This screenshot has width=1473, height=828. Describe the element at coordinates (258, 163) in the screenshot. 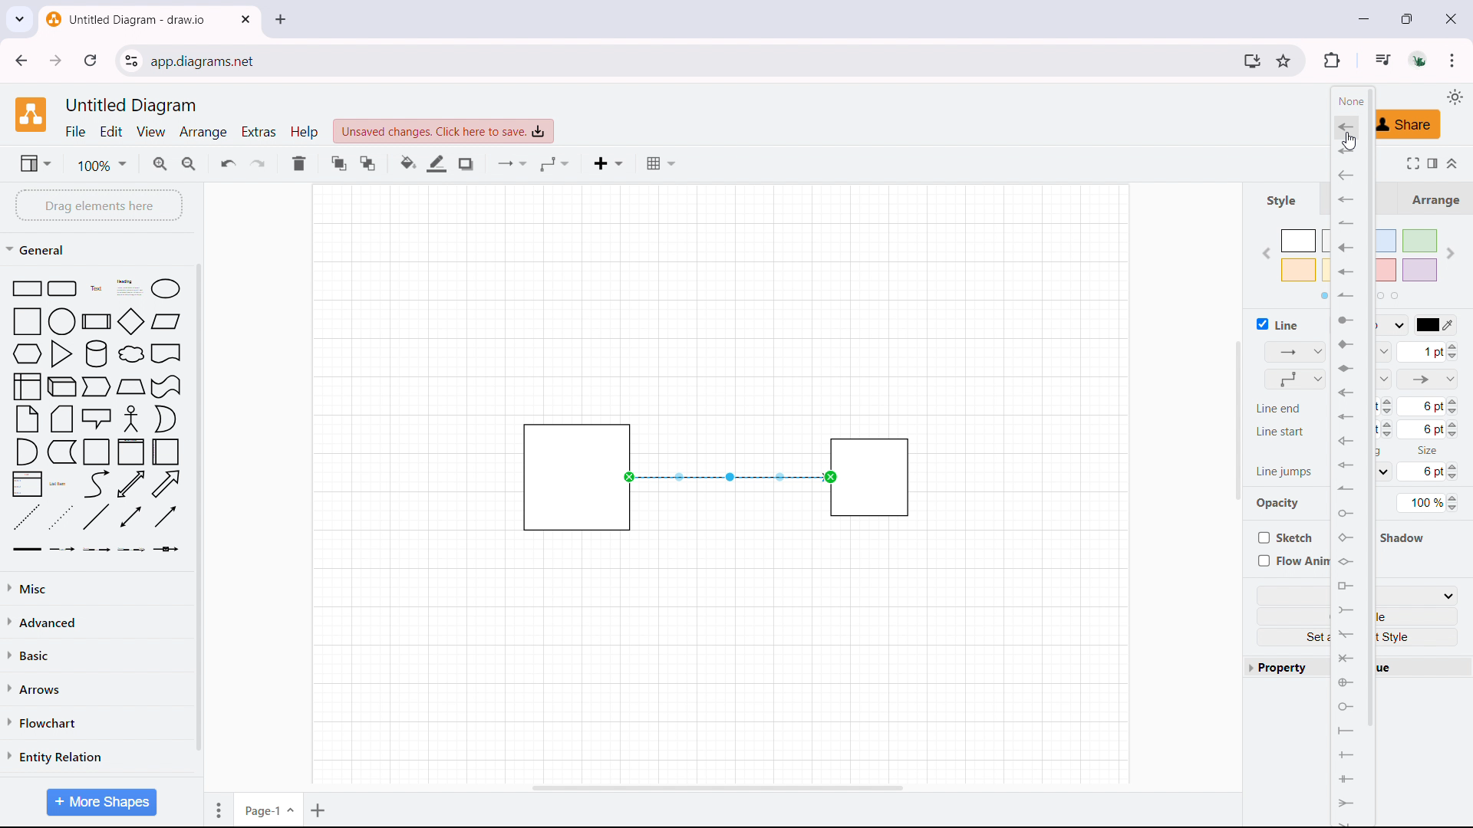

I see `redo` at that location.